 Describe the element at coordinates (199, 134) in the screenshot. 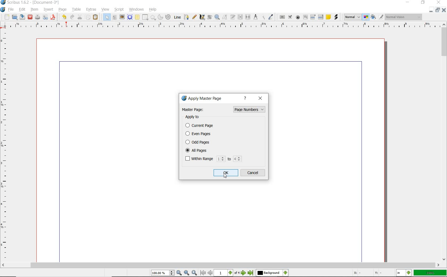

I see `even pages` at that location.